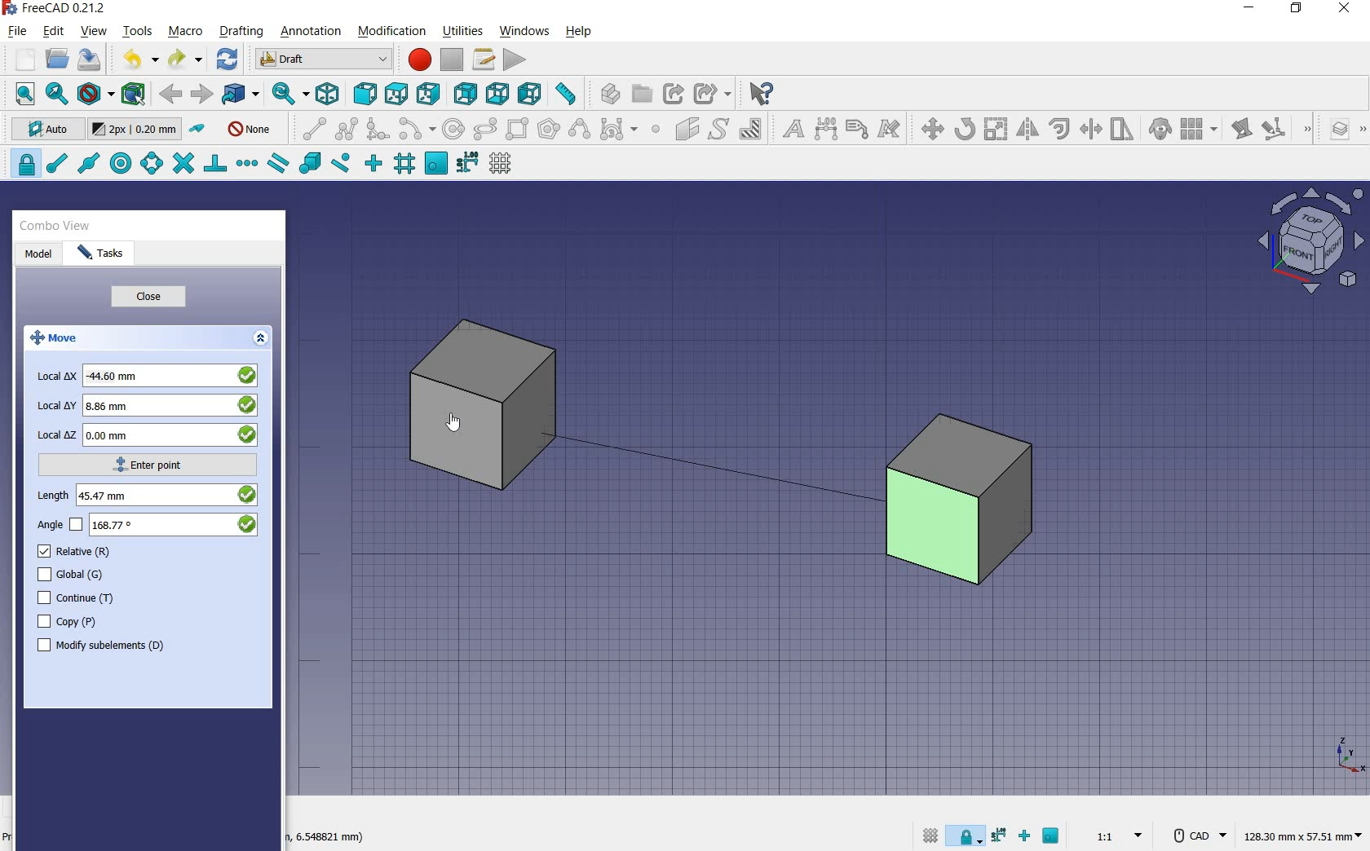 Image resolution: width=1370 pixels, height=851 pixels. What do you see at coordinates (429, 93) in the screenshot?
I see `right` at bounding box center [429, 93].